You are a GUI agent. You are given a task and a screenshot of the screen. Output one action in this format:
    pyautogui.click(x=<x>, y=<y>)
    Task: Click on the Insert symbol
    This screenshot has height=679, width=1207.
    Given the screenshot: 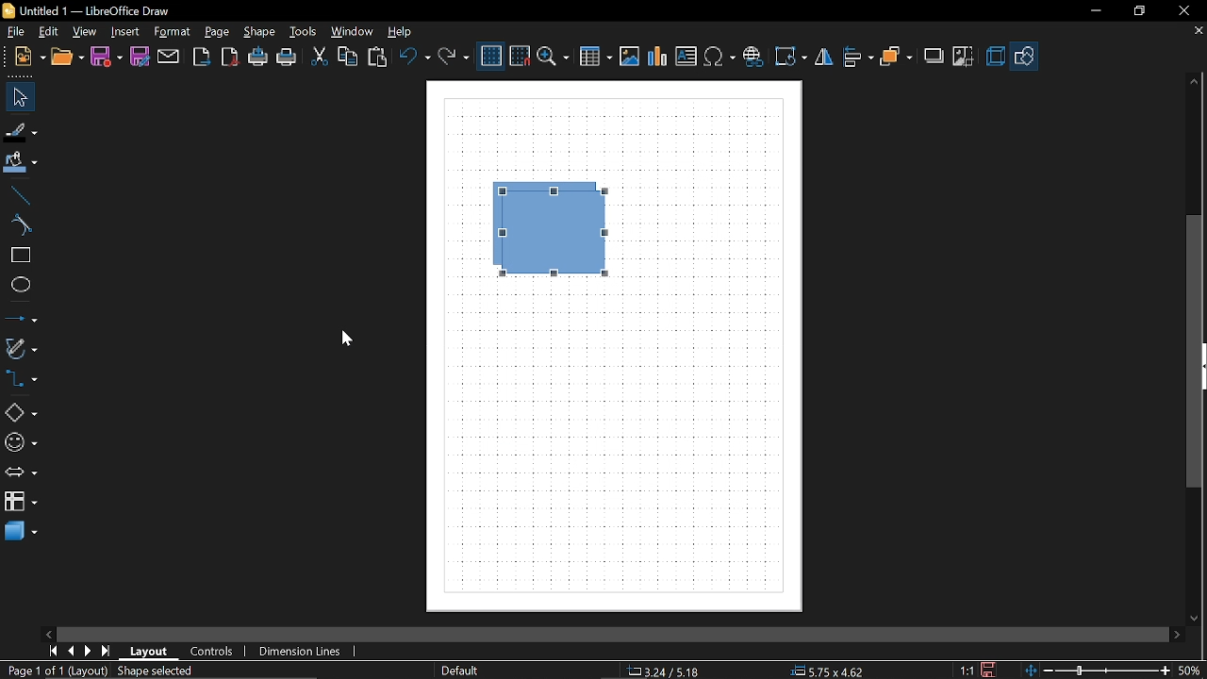 What is the action you would take?
    pyautogui.click(x=752, y=57)
    